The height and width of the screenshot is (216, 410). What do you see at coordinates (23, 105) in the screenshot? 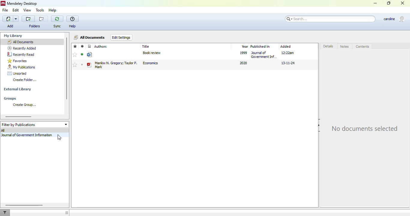
I see `create group` at bounding box center [23, 105].